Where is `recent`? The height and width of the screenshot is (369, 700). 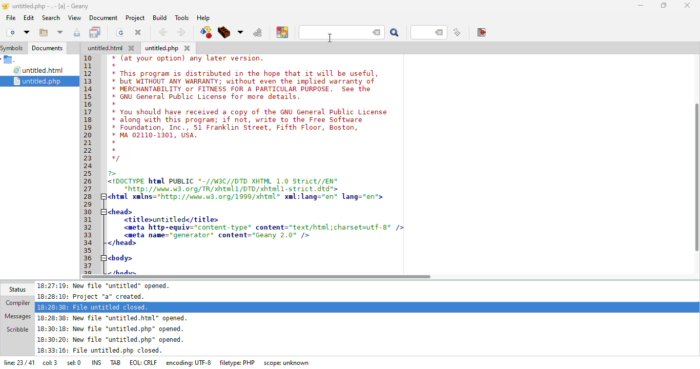 recent is located at coordinates (60, 33).